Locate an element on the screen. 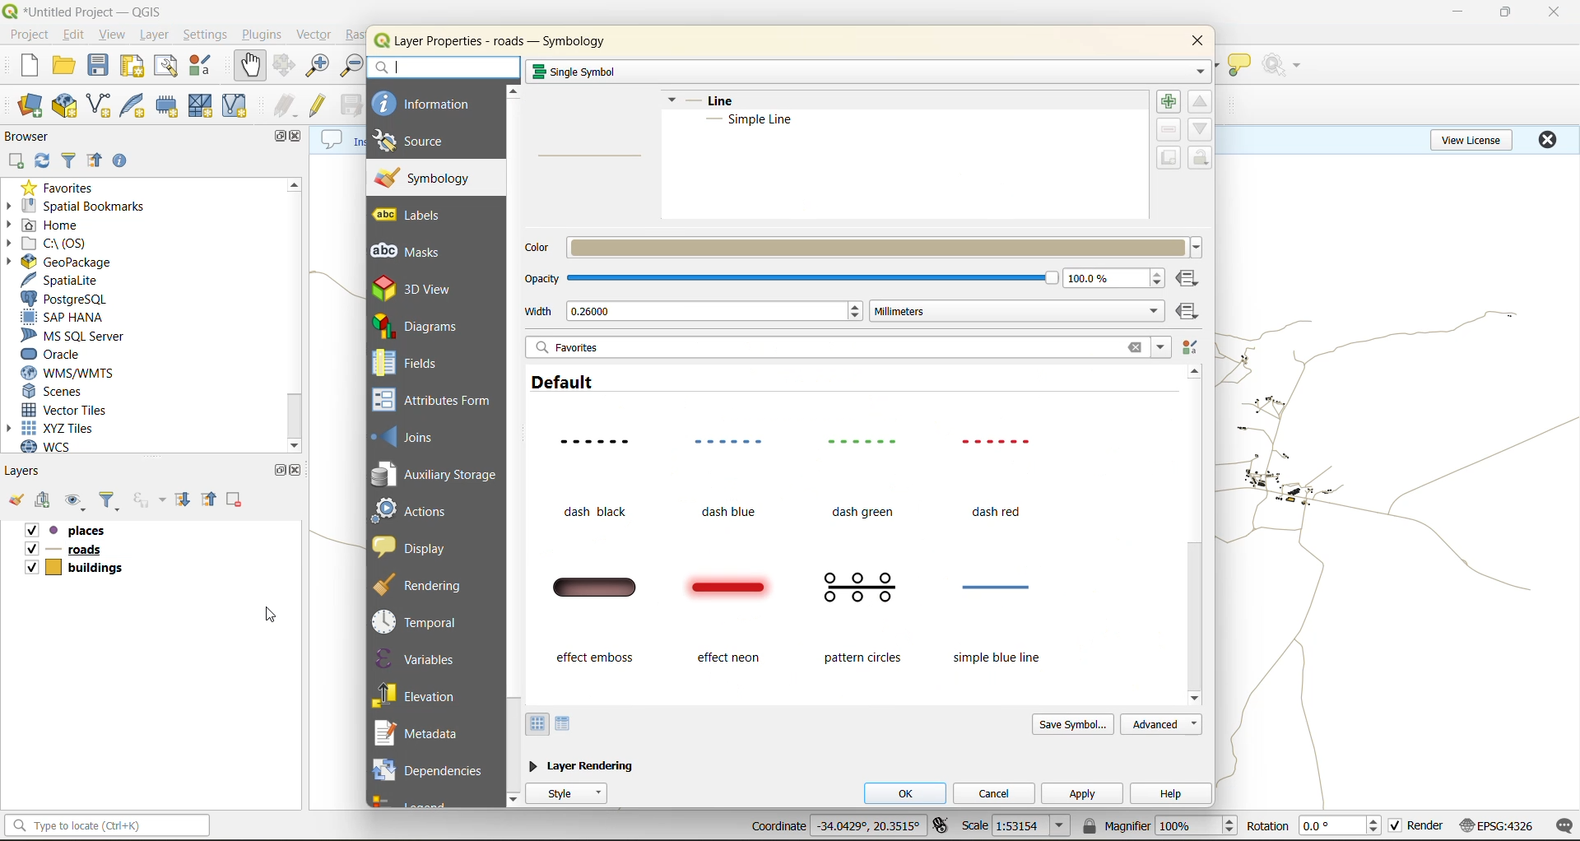  diagrams is located at coordinates (426, 327).